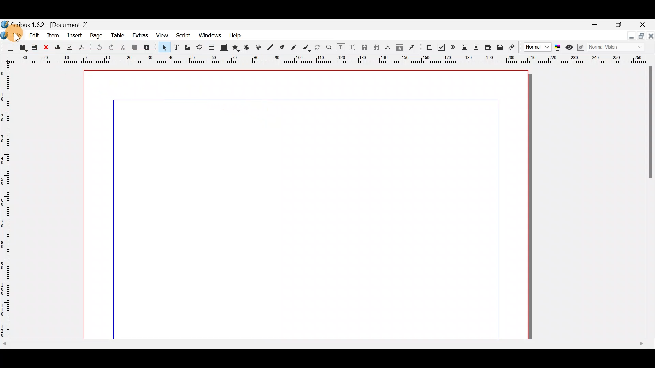 The height and width of the screenshot is (368, 655). Describe the element at coordinates (429, 47) in the screenshot. I see `PDF Push button` at that location.